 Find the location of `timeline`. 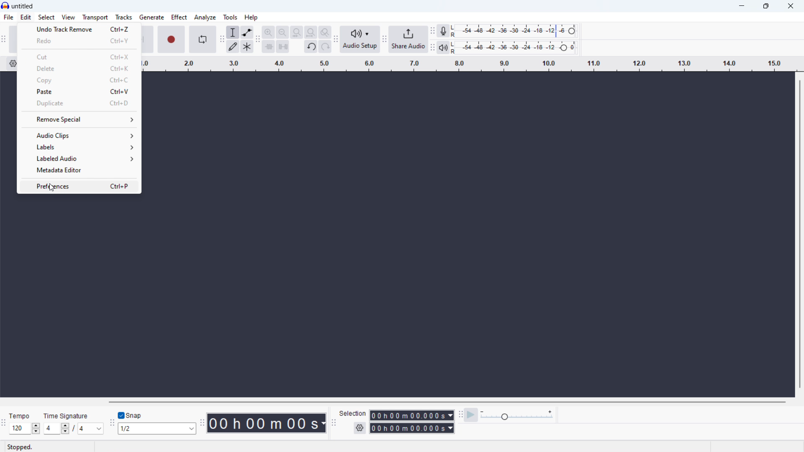

timeline is located at coordinates (469, 64).